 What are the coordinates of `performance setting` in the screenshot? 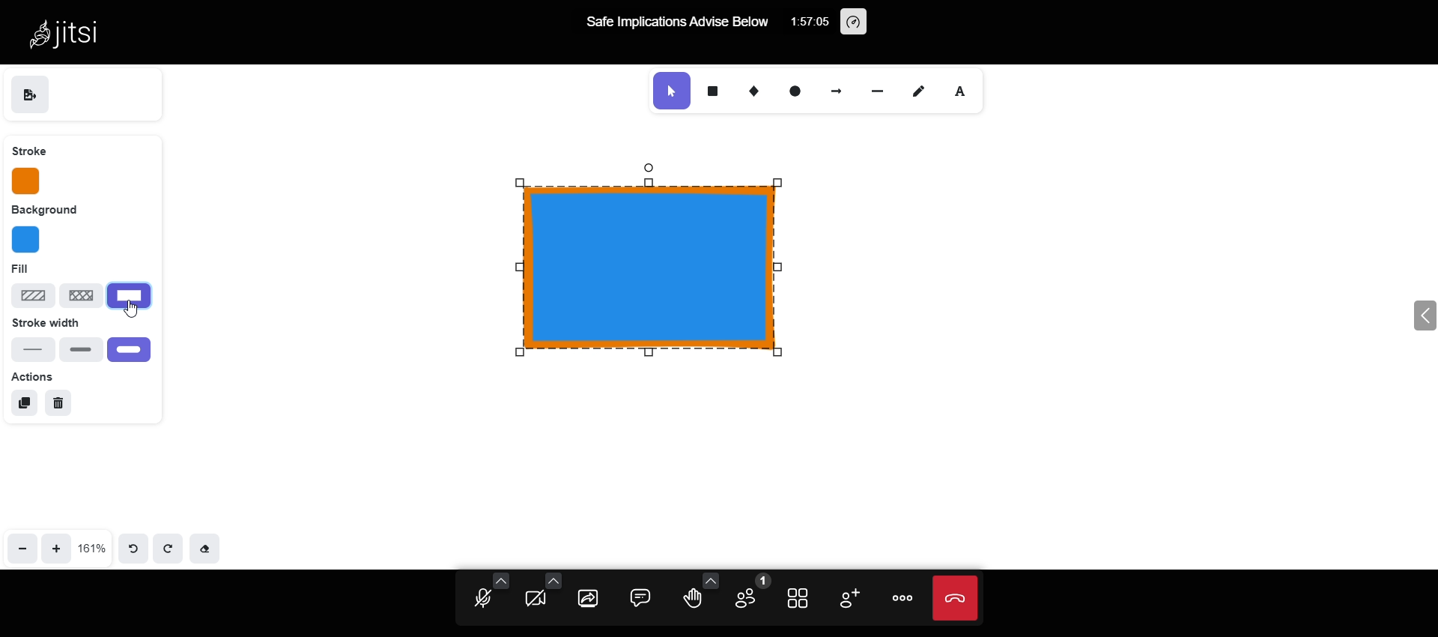 It's located at (864, 22).